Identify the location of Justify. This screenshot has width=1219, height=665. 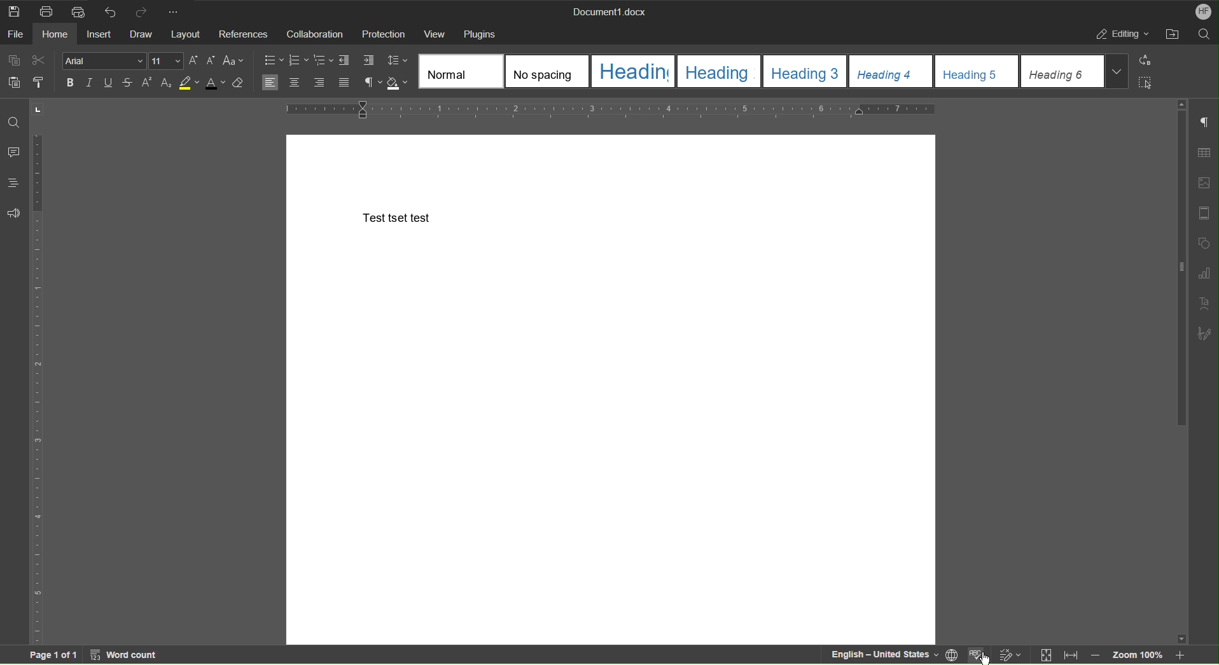
(344, 84).